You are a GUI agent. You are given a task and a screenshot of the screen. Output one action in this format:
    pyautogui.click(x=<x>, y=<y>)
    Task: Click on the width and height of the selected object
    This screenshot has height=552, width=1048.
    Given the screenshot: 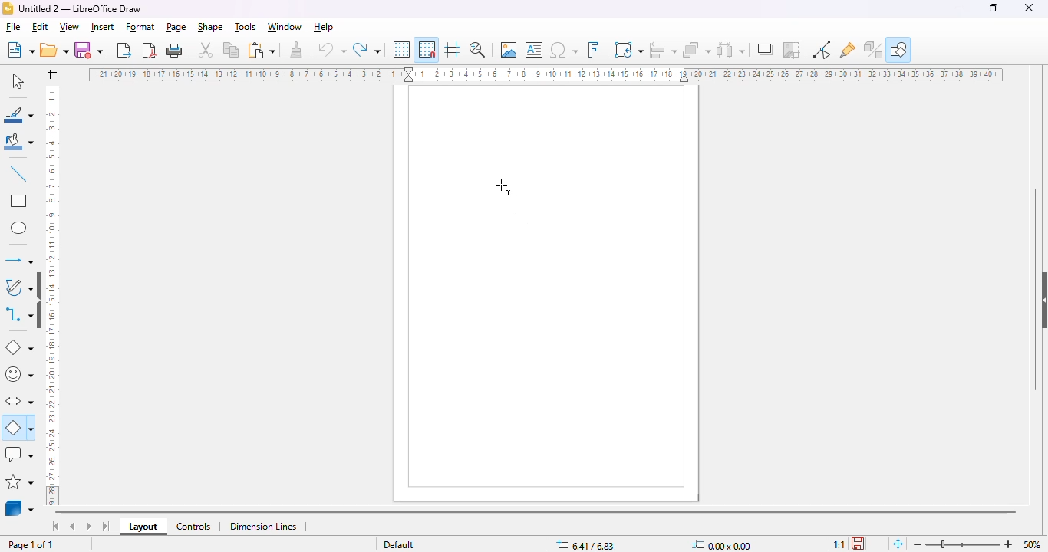 What is the action you would take?
    pyautogui.click(x=723, y=544)
    